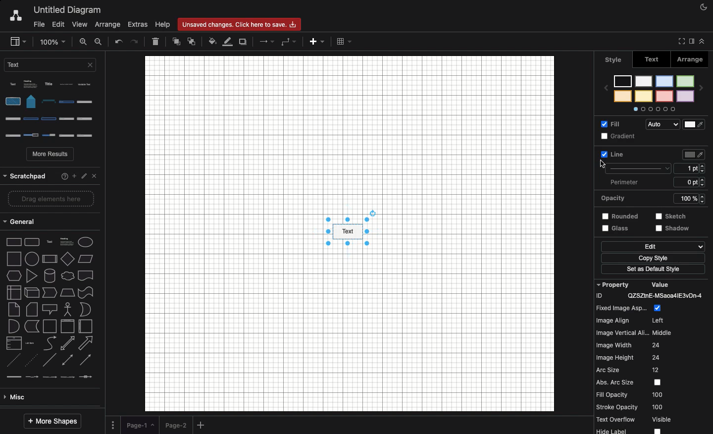  What do you see at coordinates (677, 216) in the screenshot?
I see `` at bounding box center [677, 216].